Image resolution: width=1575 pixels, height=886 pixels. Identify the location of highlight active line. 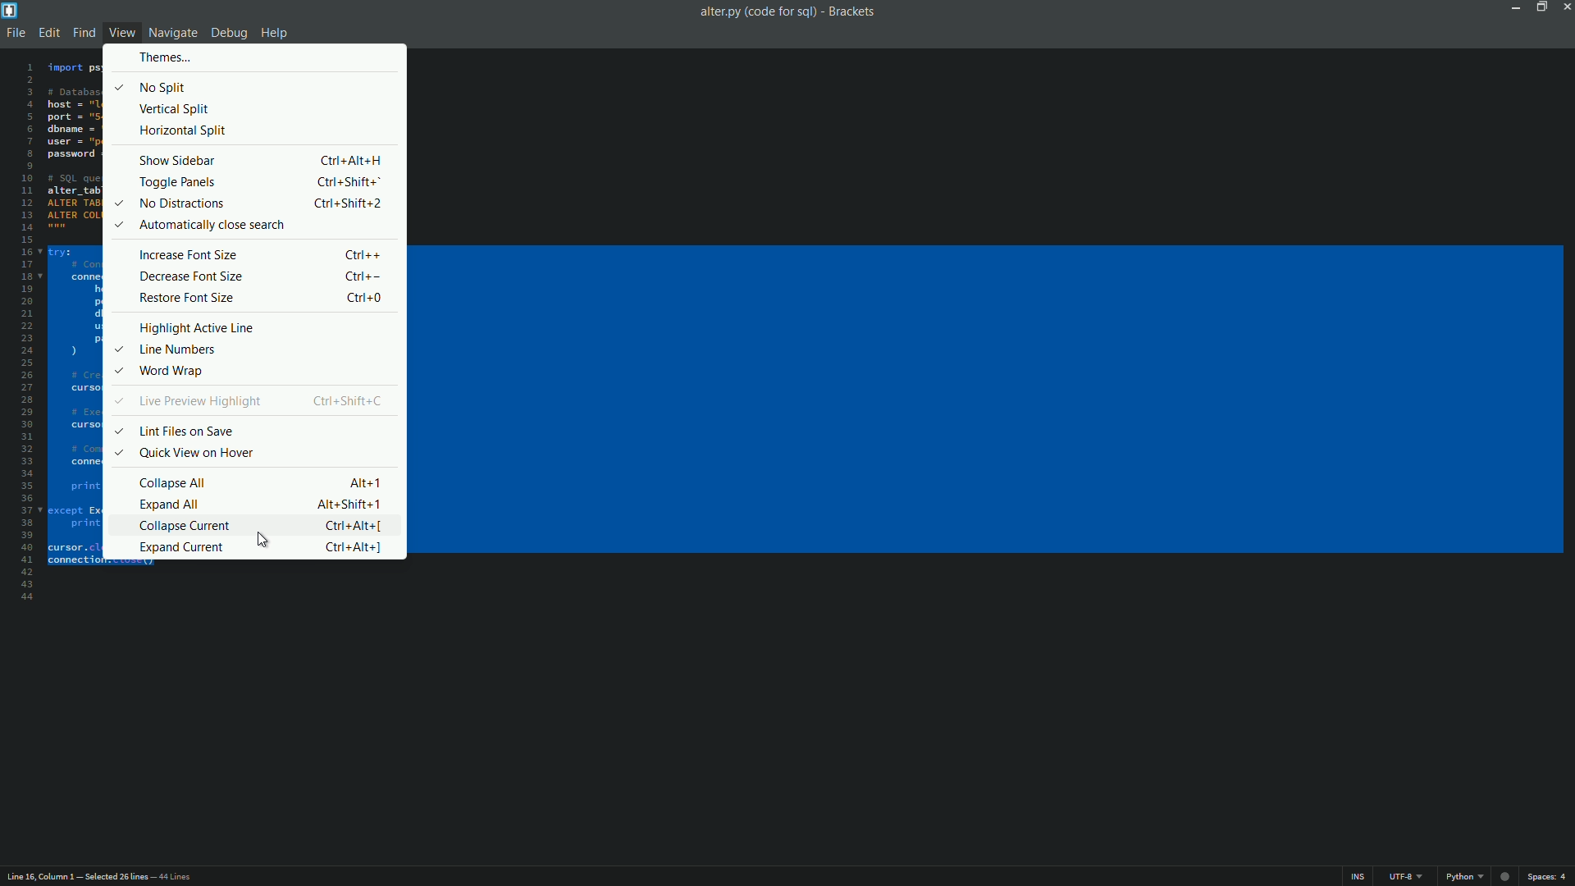
(198, 328).